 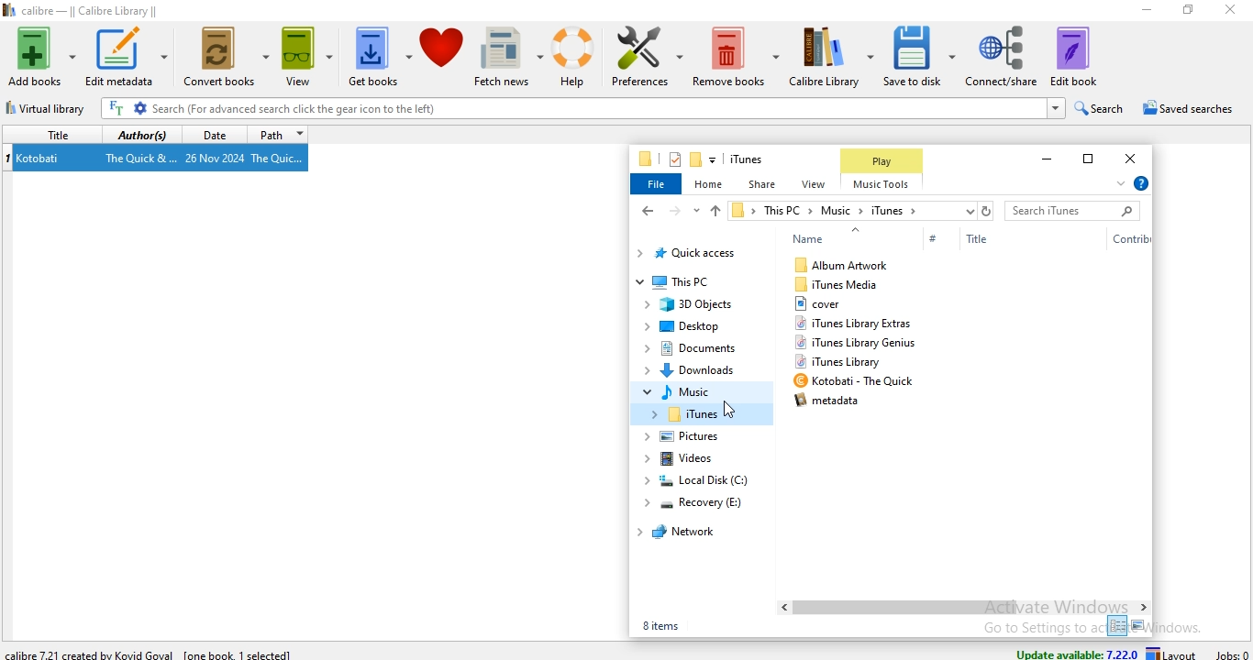 I want to click on help, so click(x=1140, y=183).